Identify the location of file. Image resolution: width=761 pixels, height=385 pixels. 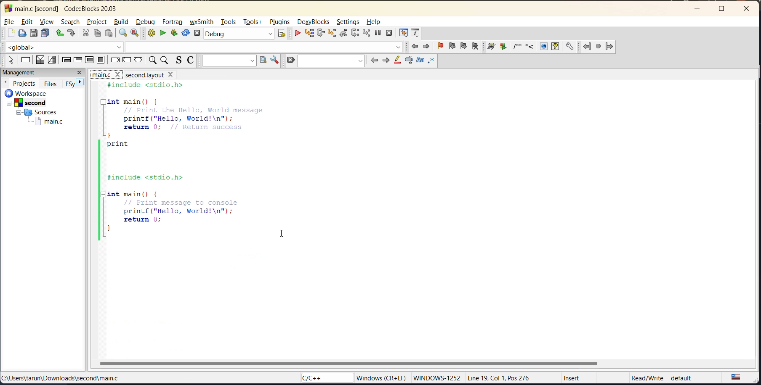
(8, 21).